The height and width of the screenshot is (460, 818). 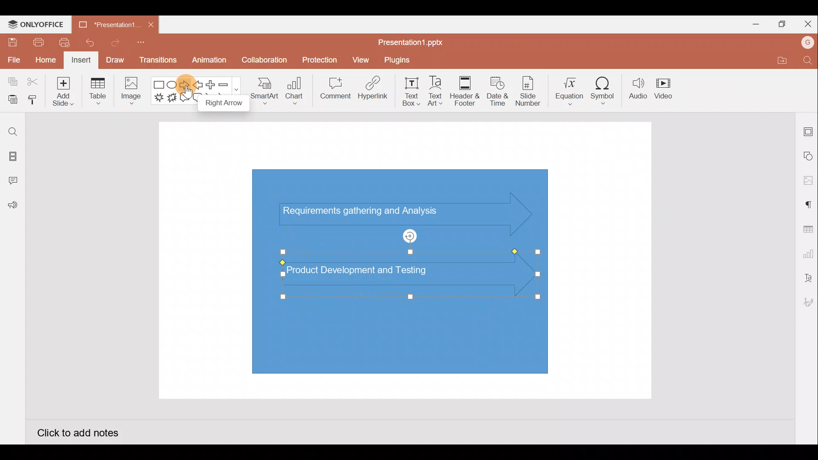 I want to click on Equation, so click(x=570, y=88).